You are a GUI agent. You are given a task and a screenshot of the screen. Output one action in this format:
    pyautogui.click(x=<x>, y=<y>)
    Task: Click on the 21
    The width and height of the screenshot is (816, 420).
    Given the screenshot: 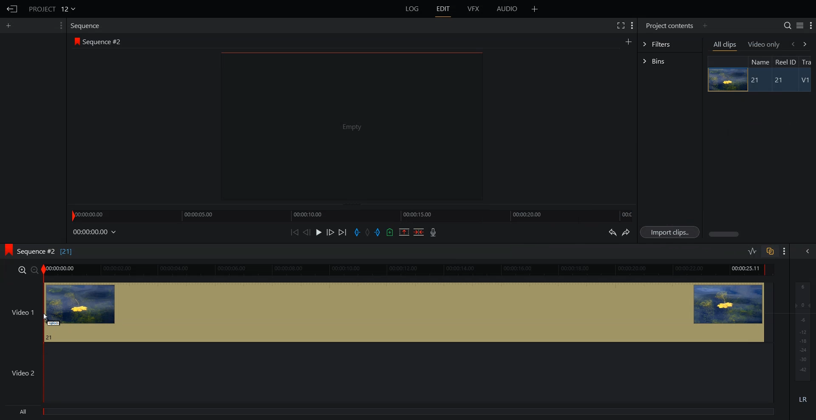 What is the action you would take?
    pyautogui.click(x=756, y=81)
    